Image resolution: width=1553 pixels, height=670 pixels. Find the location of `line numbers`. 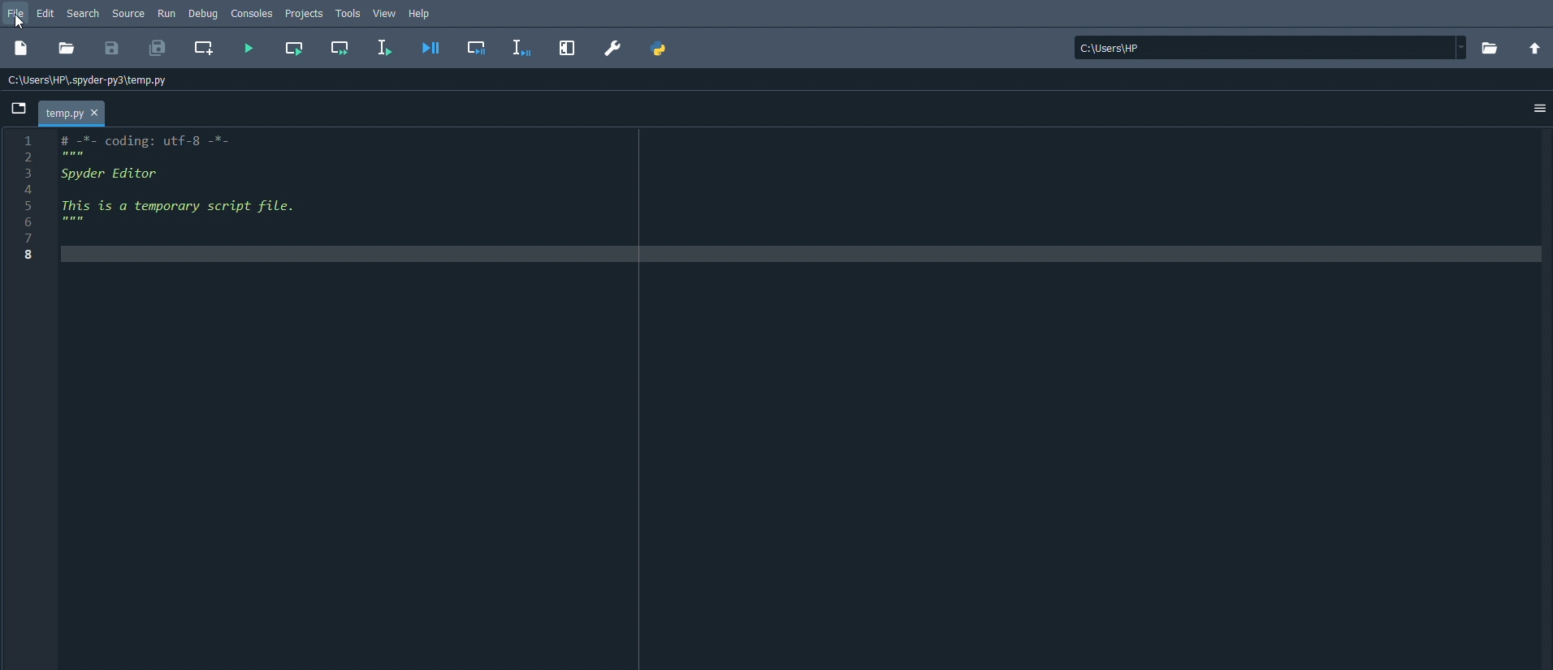

line numbers is located at coordinates (26, 198).